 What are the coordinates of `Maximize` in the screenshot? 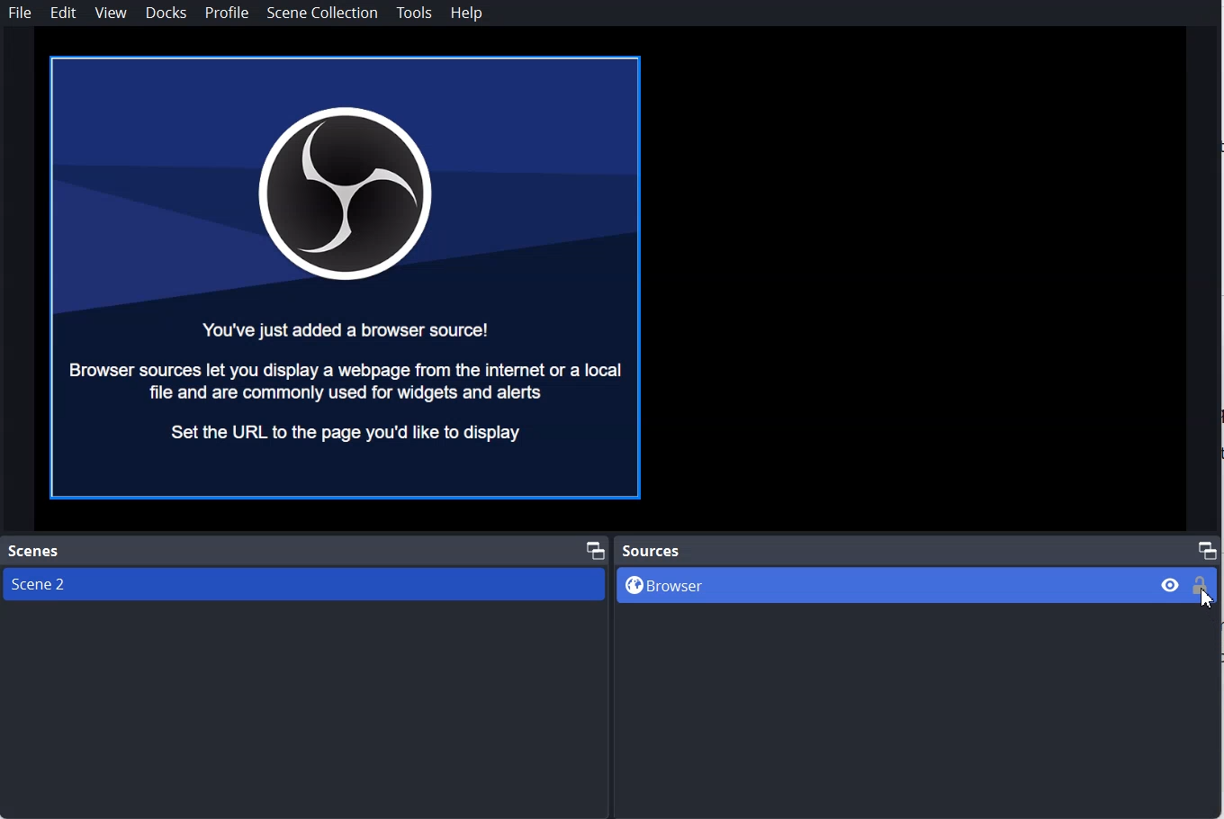 It's located at (595, 548).